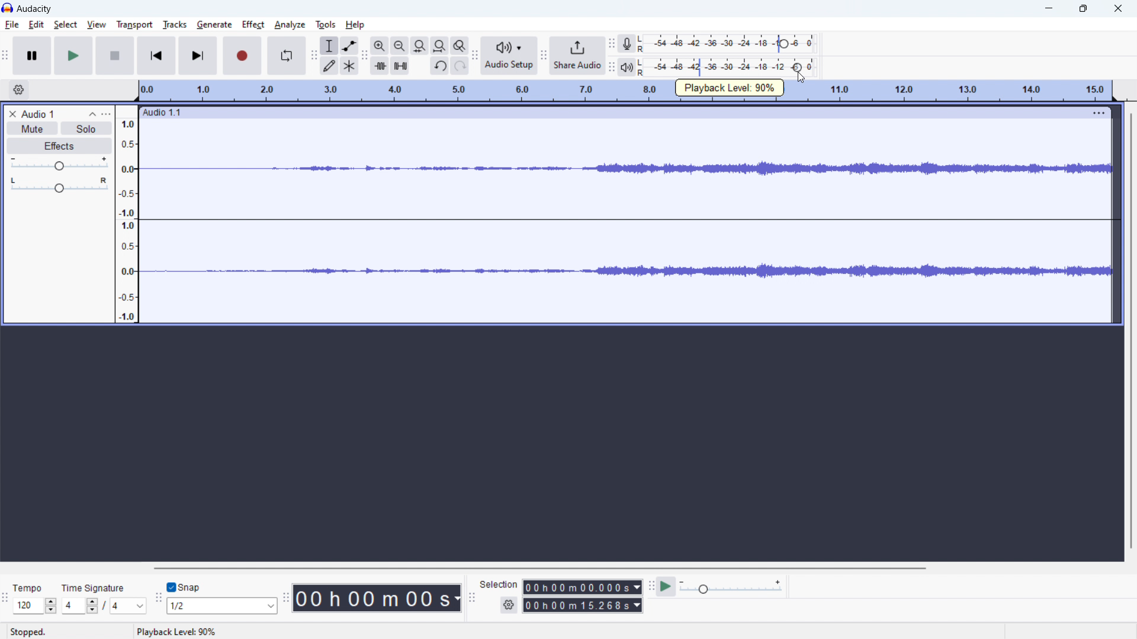 This screenshot has height=639, width=1137. I want to click on enable looping, so click(286, 56).